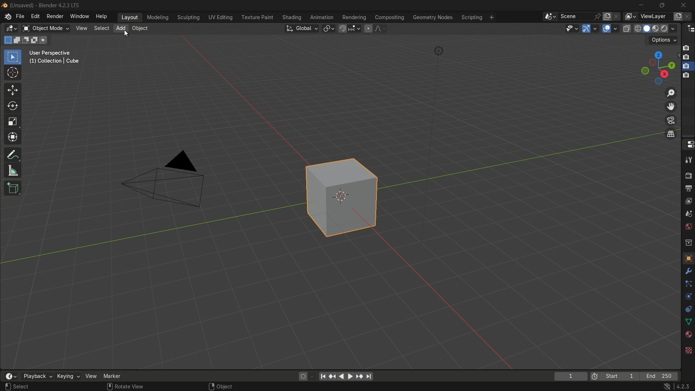 This screenshot has width=695, height=391. What do you see at coordinates (101, 28) in the screenshot?
I see `select` at bounding box center [101, 28].